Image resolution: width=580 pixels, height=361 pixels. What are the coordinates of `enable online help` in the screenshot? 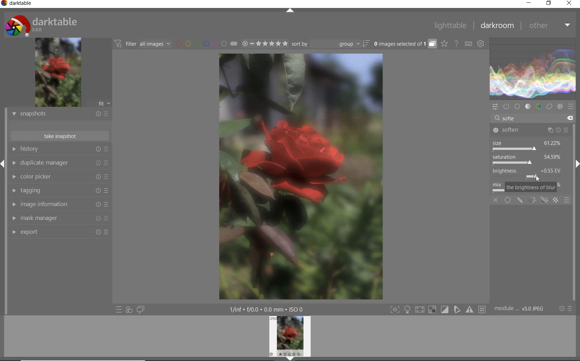 It's located at (457, 44).